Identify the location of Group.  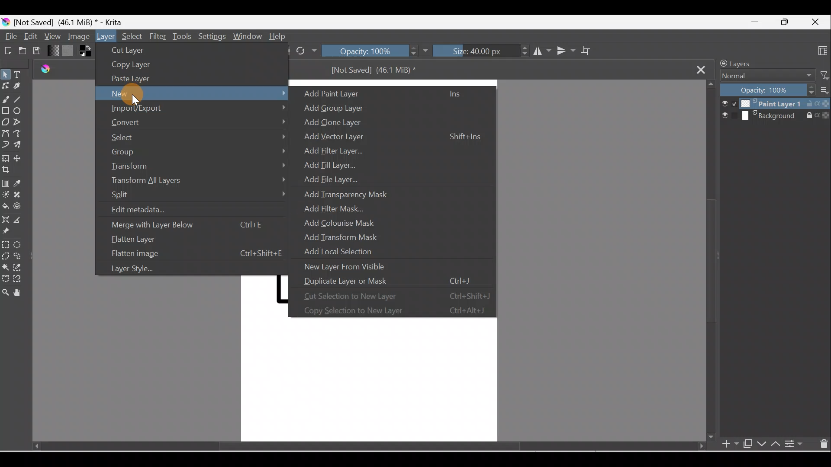
(197, 151).